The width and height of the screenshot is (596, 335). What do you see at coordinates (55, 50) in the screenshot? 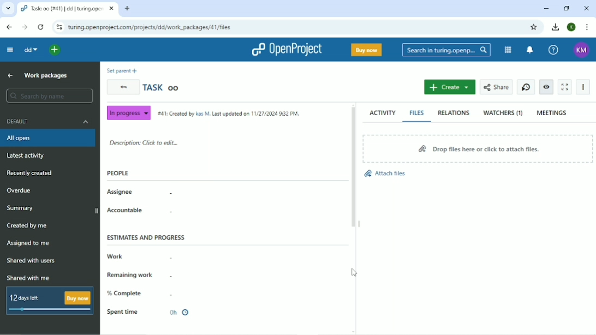
I see `Open quick add menu` at bounding box center [55, 50].